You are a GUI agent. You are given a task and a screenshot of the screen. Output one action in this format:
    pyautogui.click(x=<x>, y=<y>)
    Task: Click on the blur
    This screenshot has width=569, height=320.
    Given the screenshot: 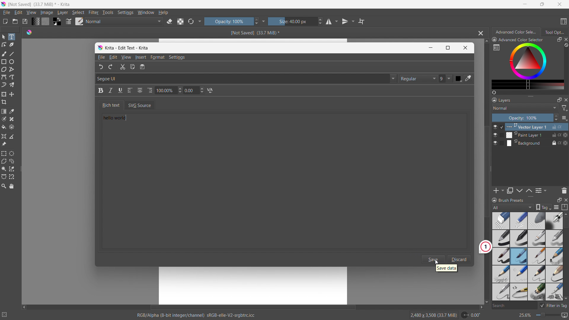 What is the action you would take?
    pyautogui.click(x=536, y=221)
    